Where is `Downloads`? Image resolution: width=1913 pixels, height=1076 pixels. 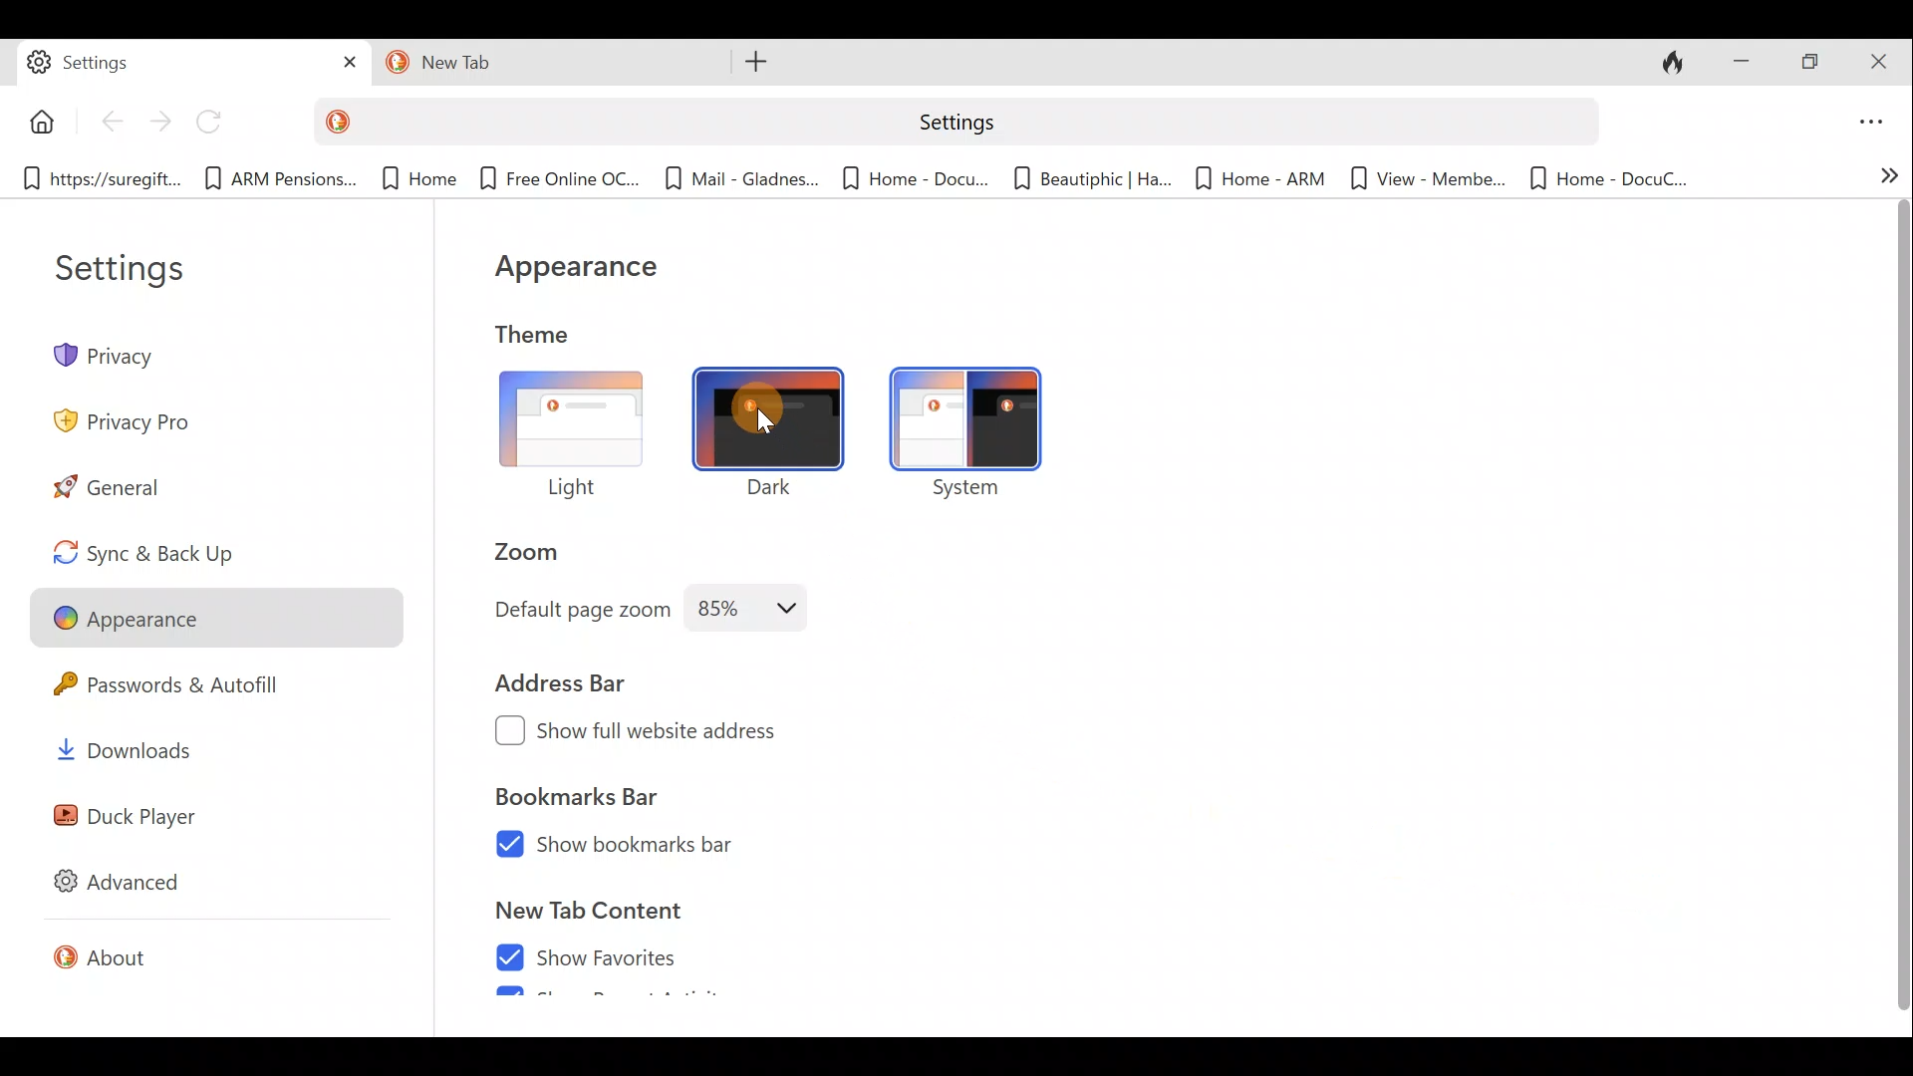 Downloads is located at coordinates (122, 749).